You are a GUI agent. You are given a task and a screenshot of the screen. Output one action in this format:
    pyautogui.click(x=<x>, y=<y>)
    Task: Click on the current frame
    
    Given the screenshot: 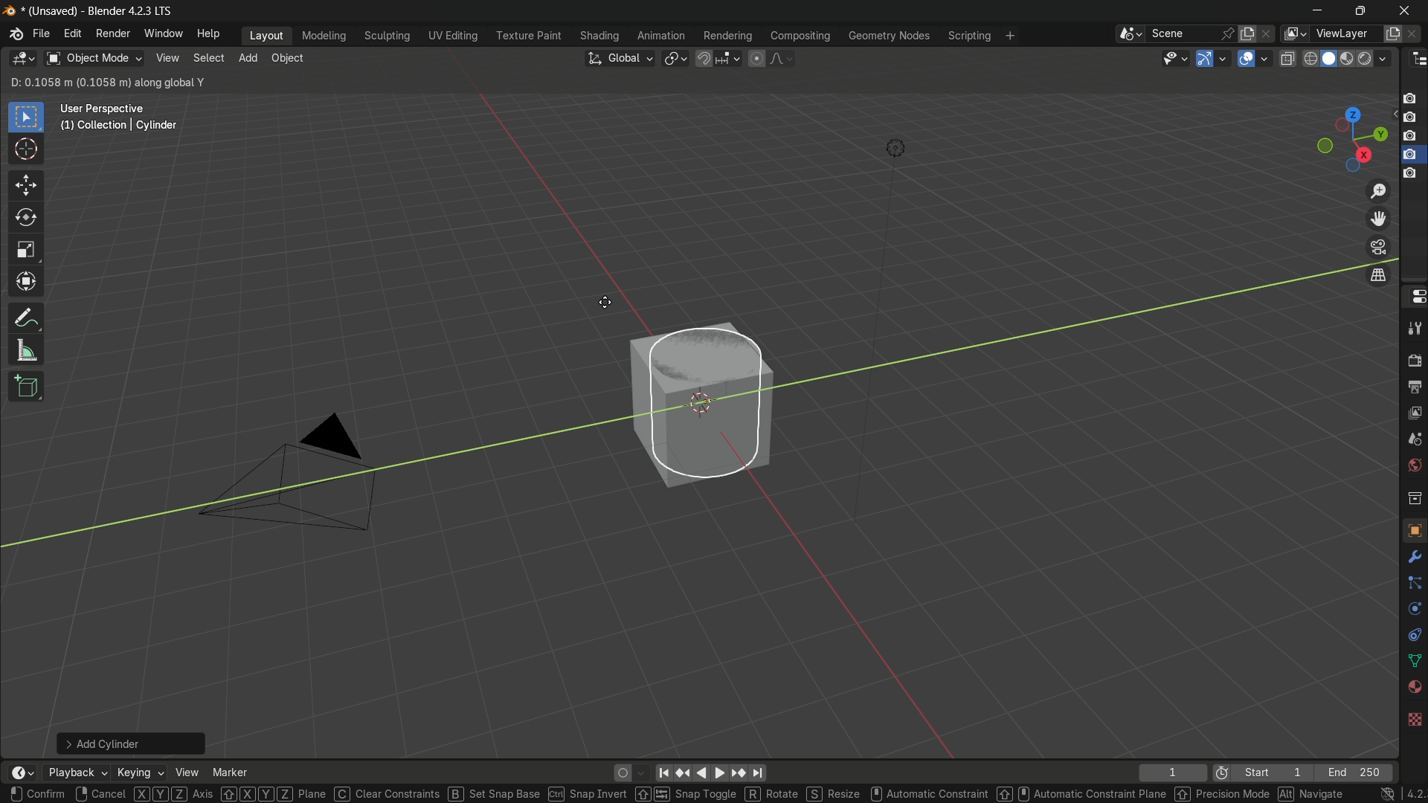 What is the action you would take?
    pyautogui.click(x=1173, y=772)
    